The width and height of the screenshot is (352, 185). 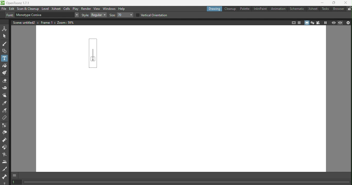 I want to click on GUI Show/hide, so click(x=15, y=175).